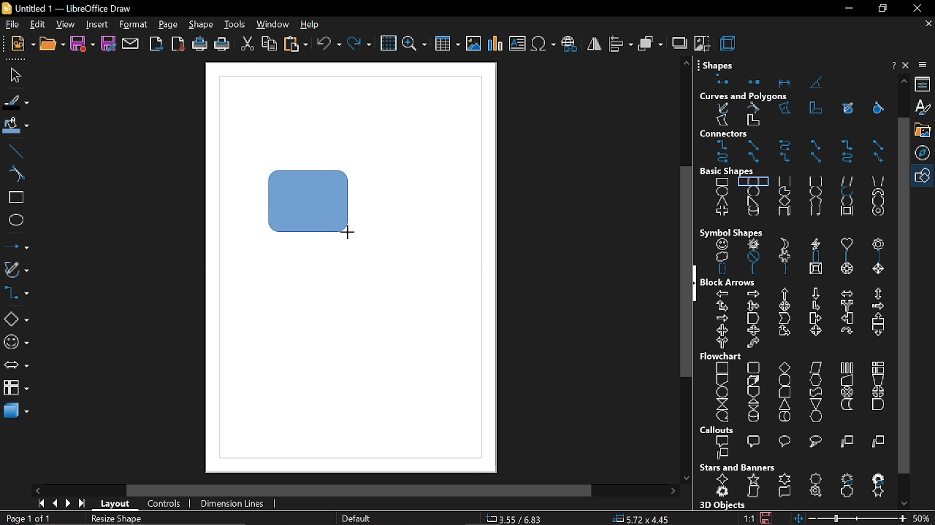 This screenshot has height=525, width=935. What do you see at coordinates (892, 66) in the screenshot?
I see `help` at bounding box center [892, 66].